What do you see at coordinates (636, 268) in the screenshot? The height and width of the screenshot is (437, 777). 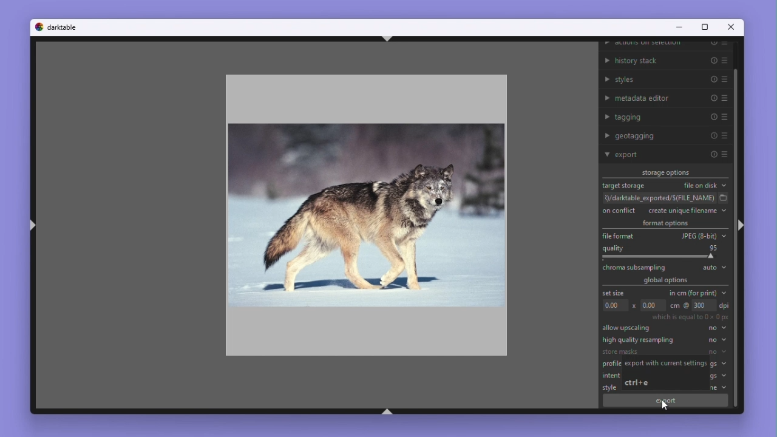 I see `chroma subsampling` at bounding box center [636, 268].